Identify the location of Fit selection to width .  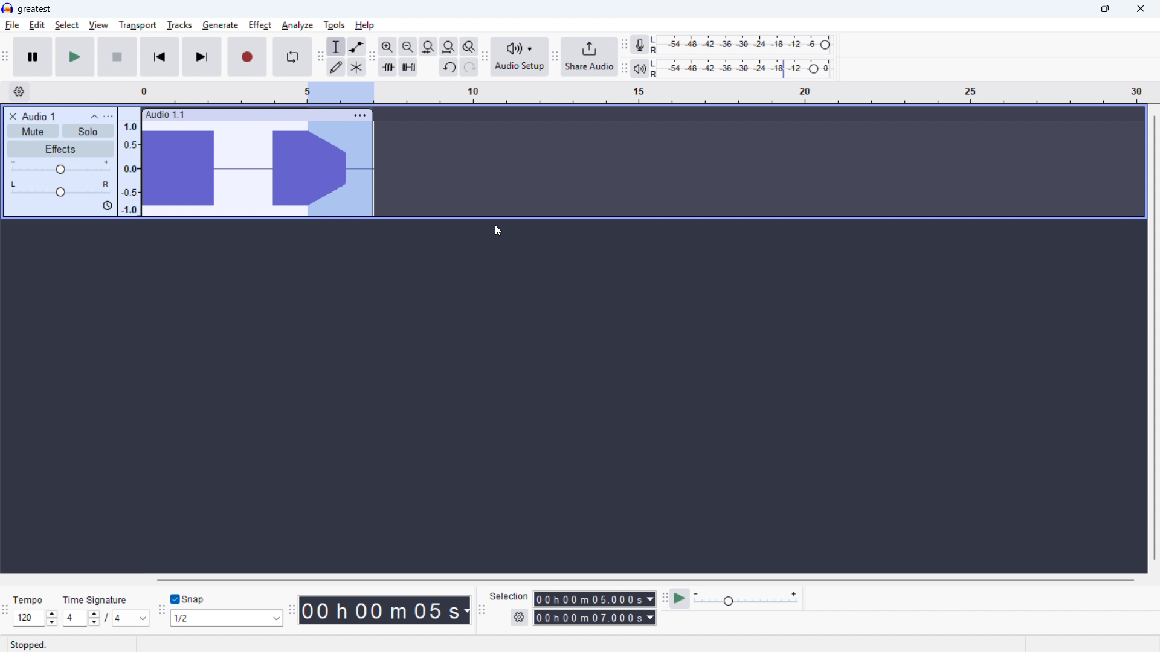
(428, 47).